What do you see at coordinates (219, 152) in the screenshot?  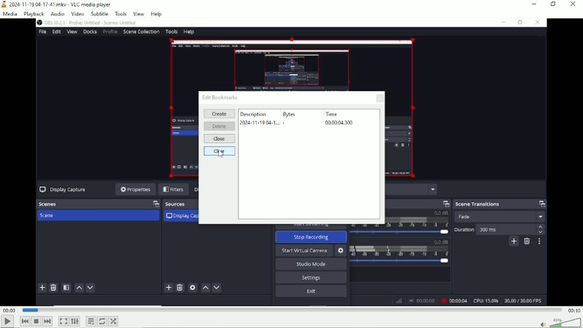 I see `Clear` at bounding box center [219, 152].